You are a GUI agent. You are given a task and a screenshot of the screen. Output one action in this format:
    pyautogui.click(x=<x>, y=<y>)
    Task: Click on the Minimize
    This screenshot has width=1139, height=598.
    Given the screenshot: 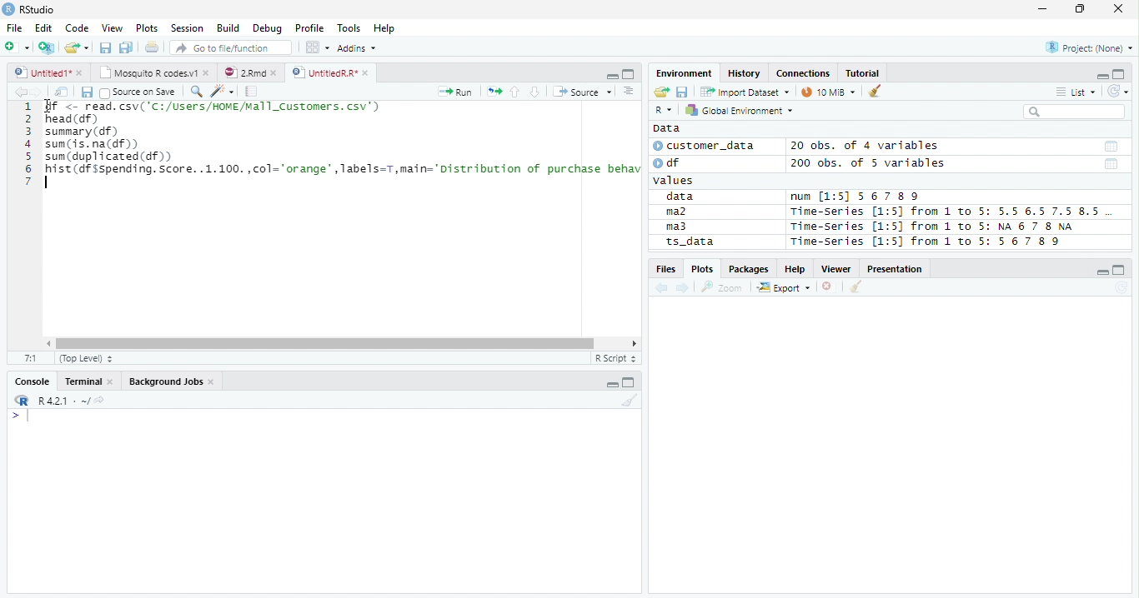 What is the action you would take?
    pyautogui.click(x=610, y=75)
    